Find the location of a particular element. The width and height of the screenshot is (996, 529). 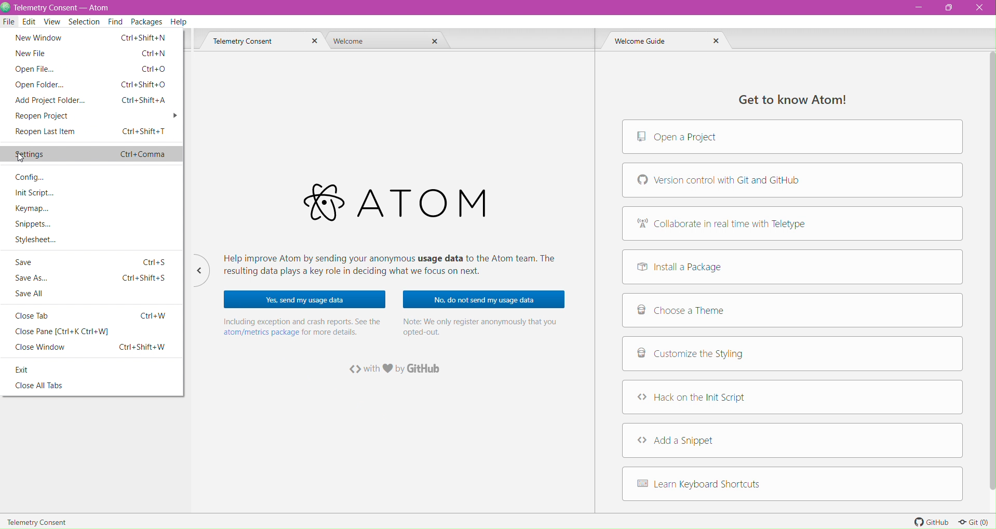

New File is located at coordinates (92, 54).